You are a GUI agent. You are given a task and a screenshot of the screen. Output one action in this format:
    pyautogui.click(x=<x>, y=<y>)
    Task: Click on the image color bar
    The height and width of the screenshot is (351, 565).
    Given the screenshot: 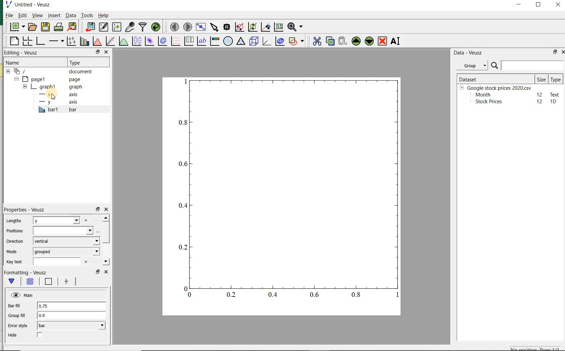 What is the action you would take?
    pyautogui.click(x=214, y=41)
    